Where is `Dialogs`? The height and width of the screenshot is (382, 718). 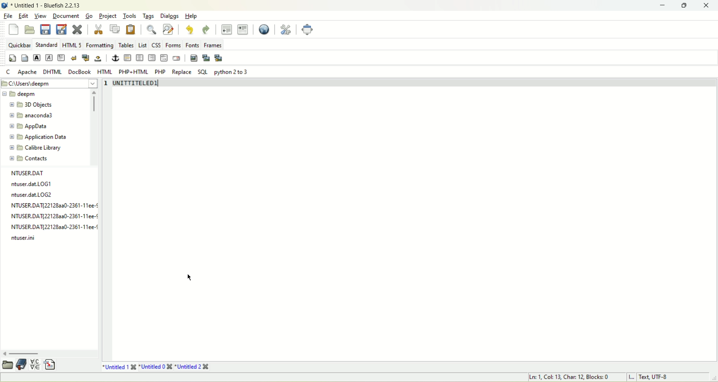
Dialogs is located at coordinates (171, 17).